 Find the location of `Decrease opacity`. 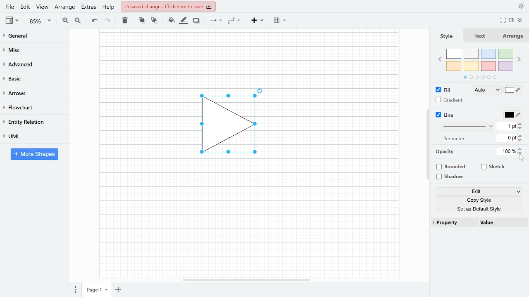

Decrease opacity is located at coordinates (521, 153).